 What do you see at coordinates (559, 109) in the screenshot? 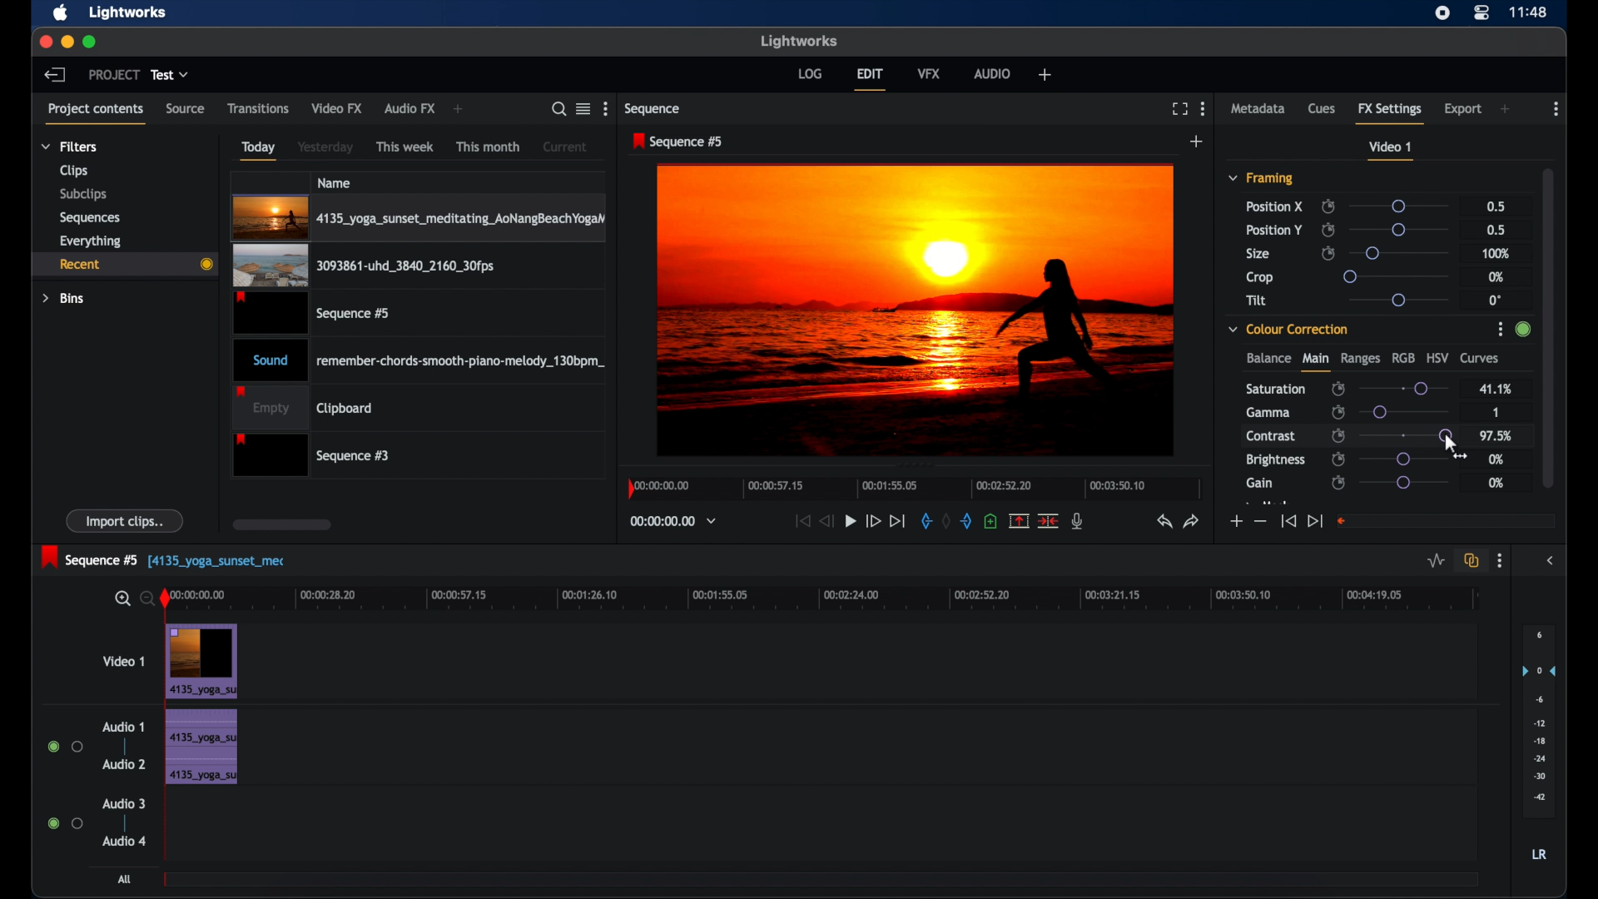
I see `search` at bounding box center [559, 109].